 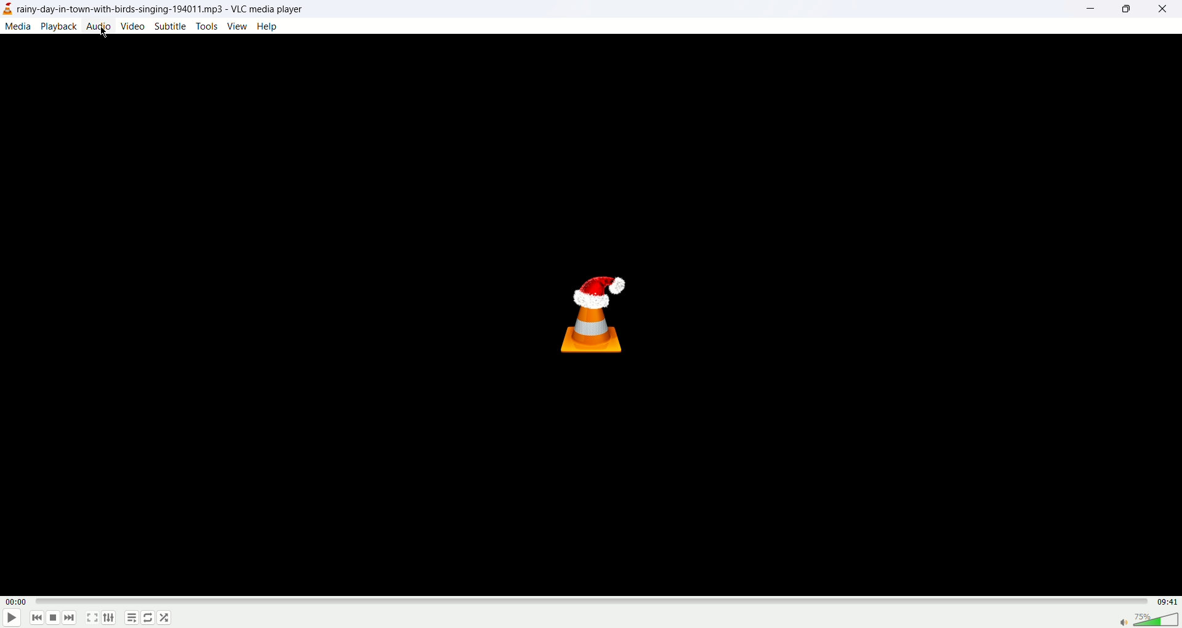 What do you see at coordinates (1166, 11) in the screenshot?
I see `close` at bounding box center [1166, 11].